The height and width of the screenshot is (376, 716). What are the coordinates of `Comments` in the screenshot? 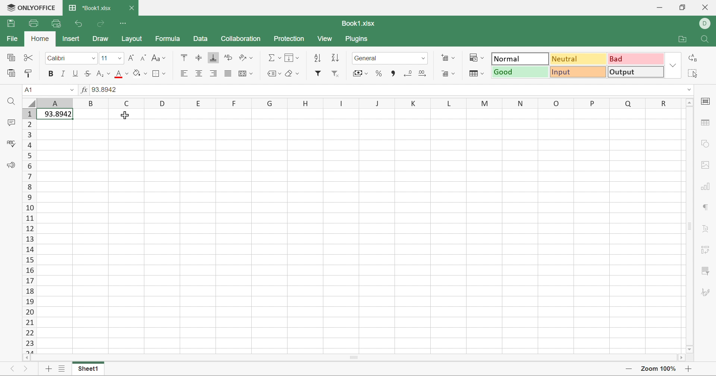 It's located at (10, 123).